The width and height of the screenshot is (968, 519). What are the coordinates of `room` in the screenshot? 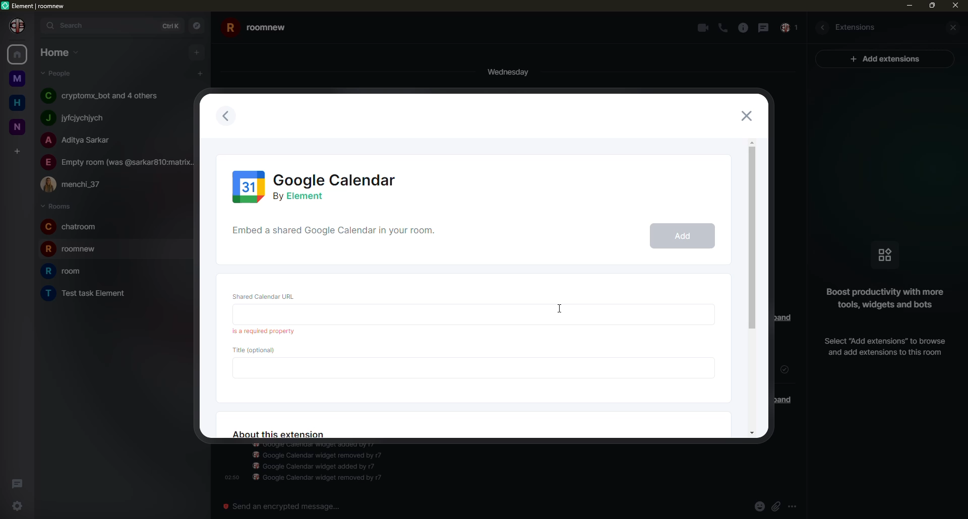 It's located at (73, 248).